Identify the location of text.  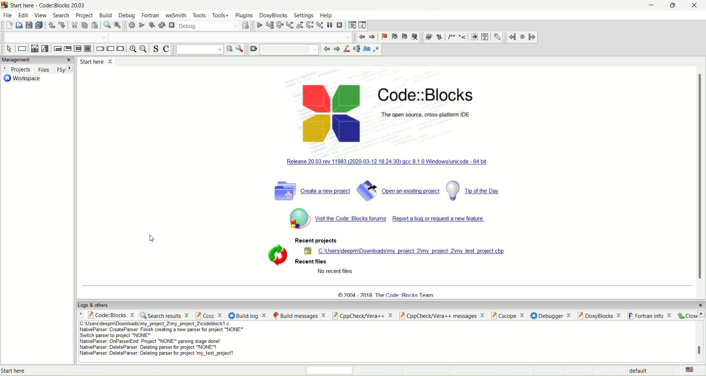
(339, 272).